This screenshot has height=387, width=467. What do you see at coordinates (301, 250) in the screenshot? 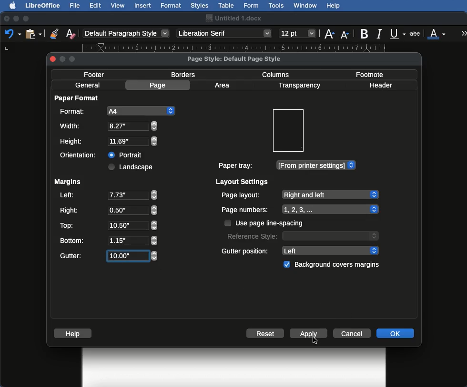
I see `Gutter position` at bounding box center [301, 250].